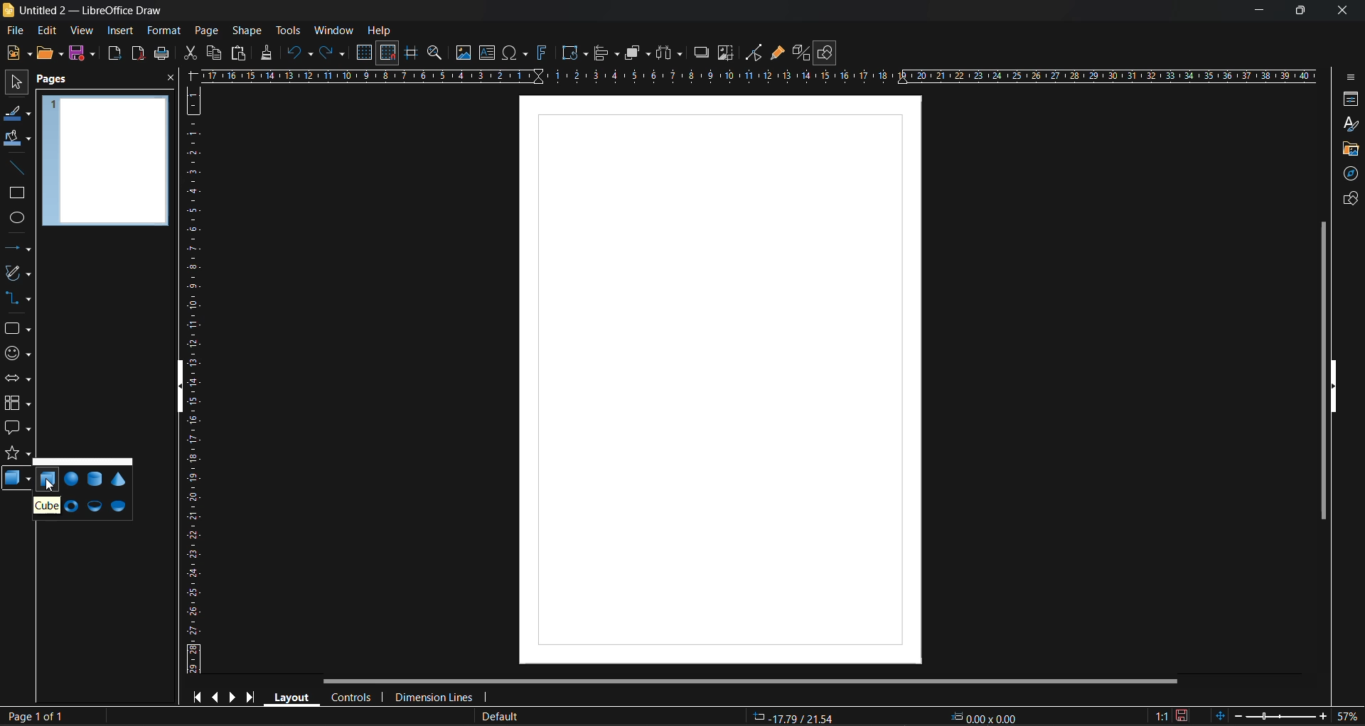  Describe the element at coordinates (18, 481) in the screenshot. I see `3d shapes` at that location.